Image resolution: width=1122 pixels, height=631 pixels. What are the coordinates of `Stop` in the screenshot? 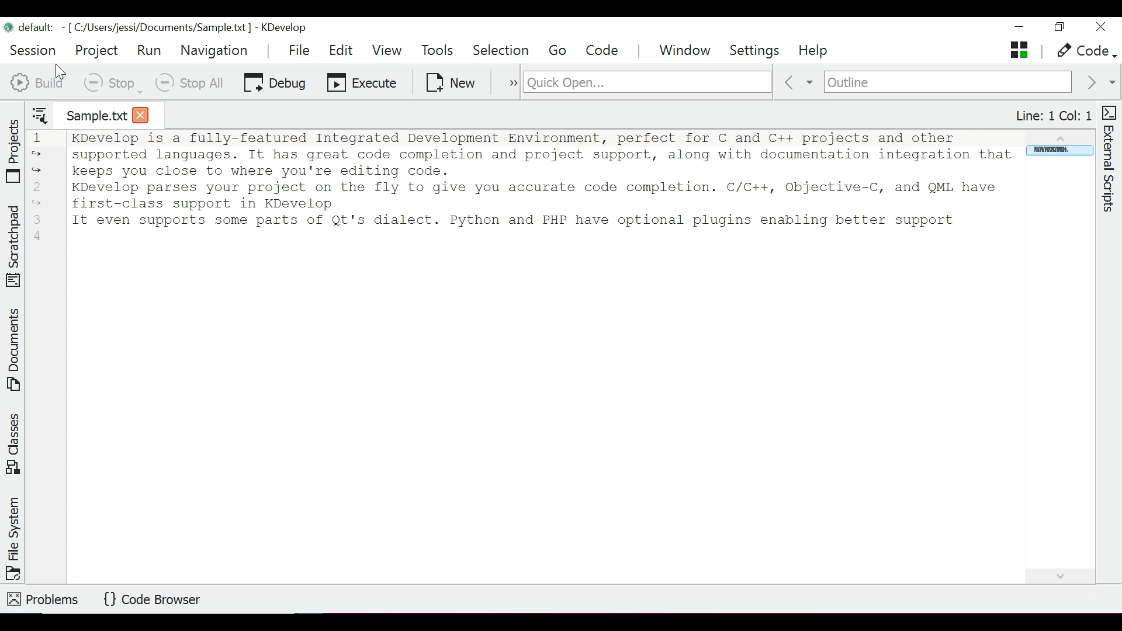 It's located at (113, 82).